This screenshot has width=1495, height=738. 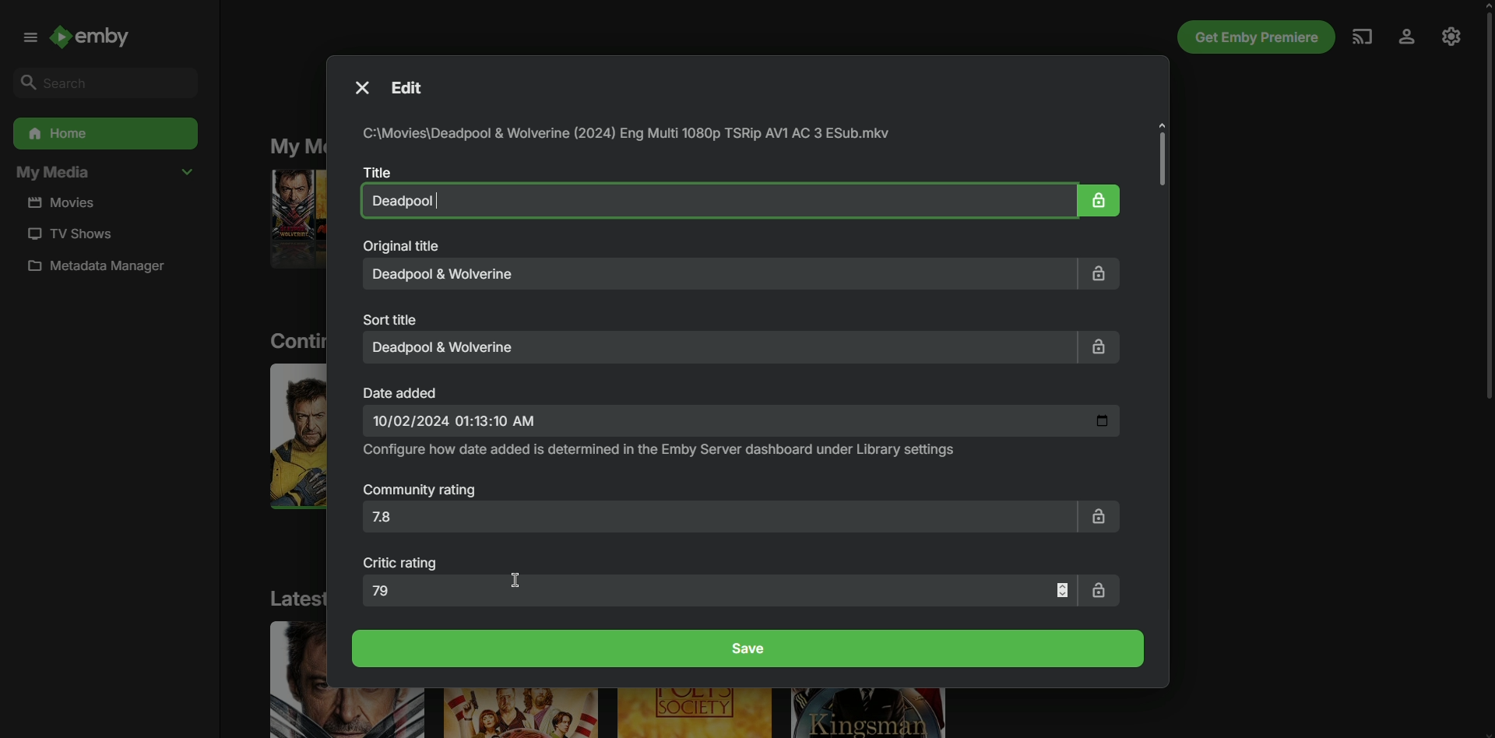 What do you see at coordinates (26, 37) in the screenshot?
I see `Menu` at bounding box center [26, 37].